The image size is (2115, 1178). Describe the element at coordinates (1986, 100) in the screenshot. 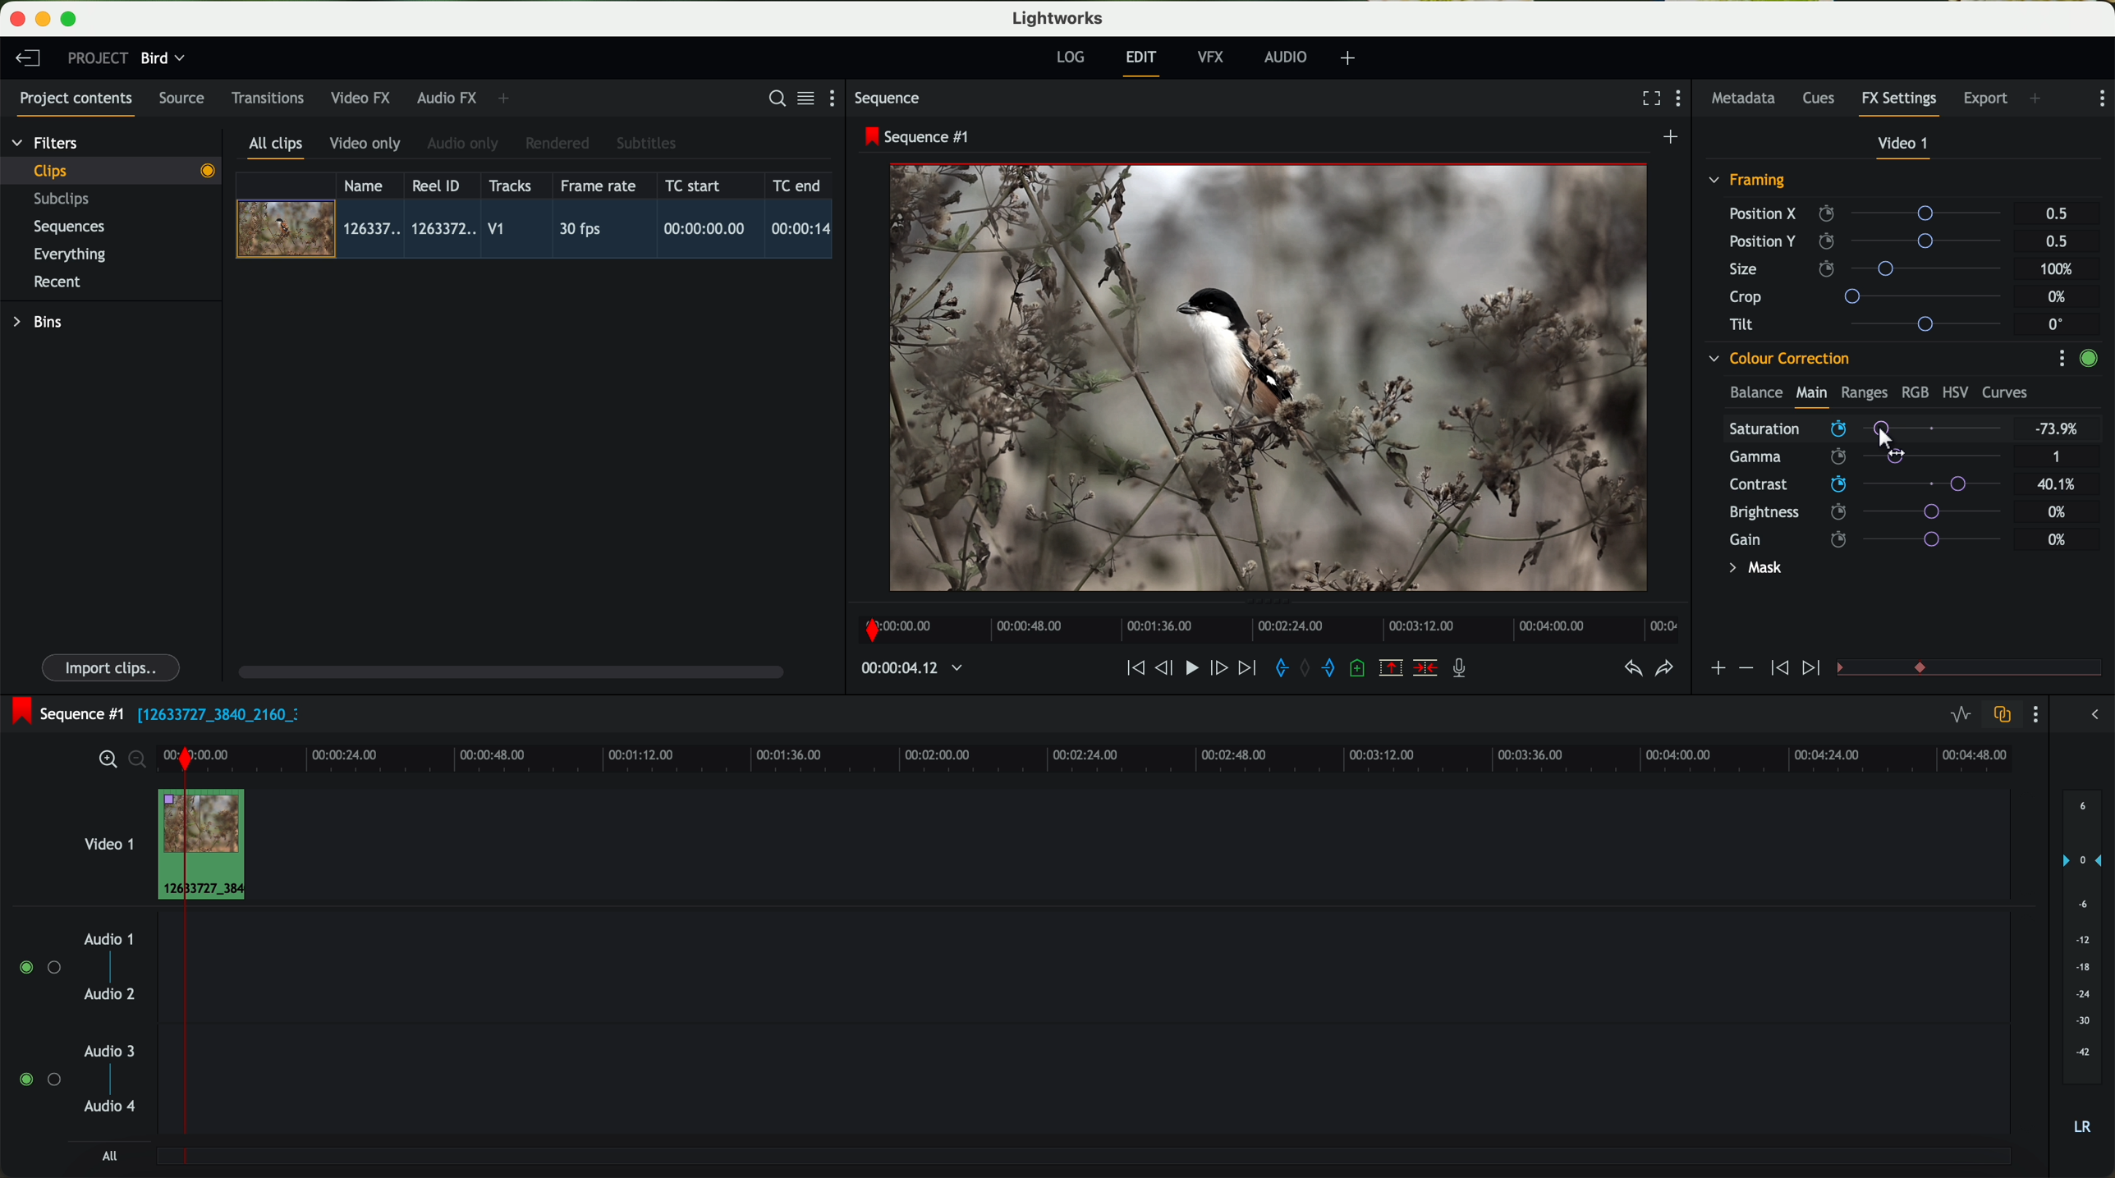

I see `export` at that location.